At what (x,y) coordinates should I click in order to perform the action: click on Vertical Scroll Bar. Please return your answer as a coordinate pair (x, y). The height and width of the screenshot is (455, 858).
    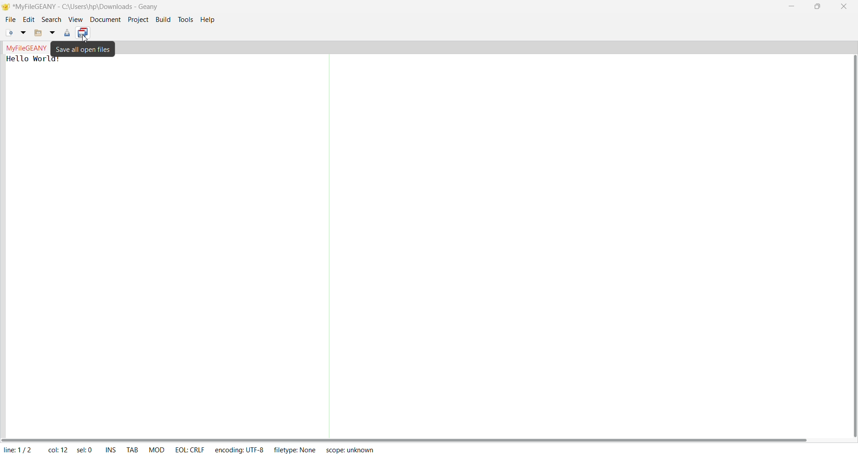
    Looking at the image, I should click on (853, 244).